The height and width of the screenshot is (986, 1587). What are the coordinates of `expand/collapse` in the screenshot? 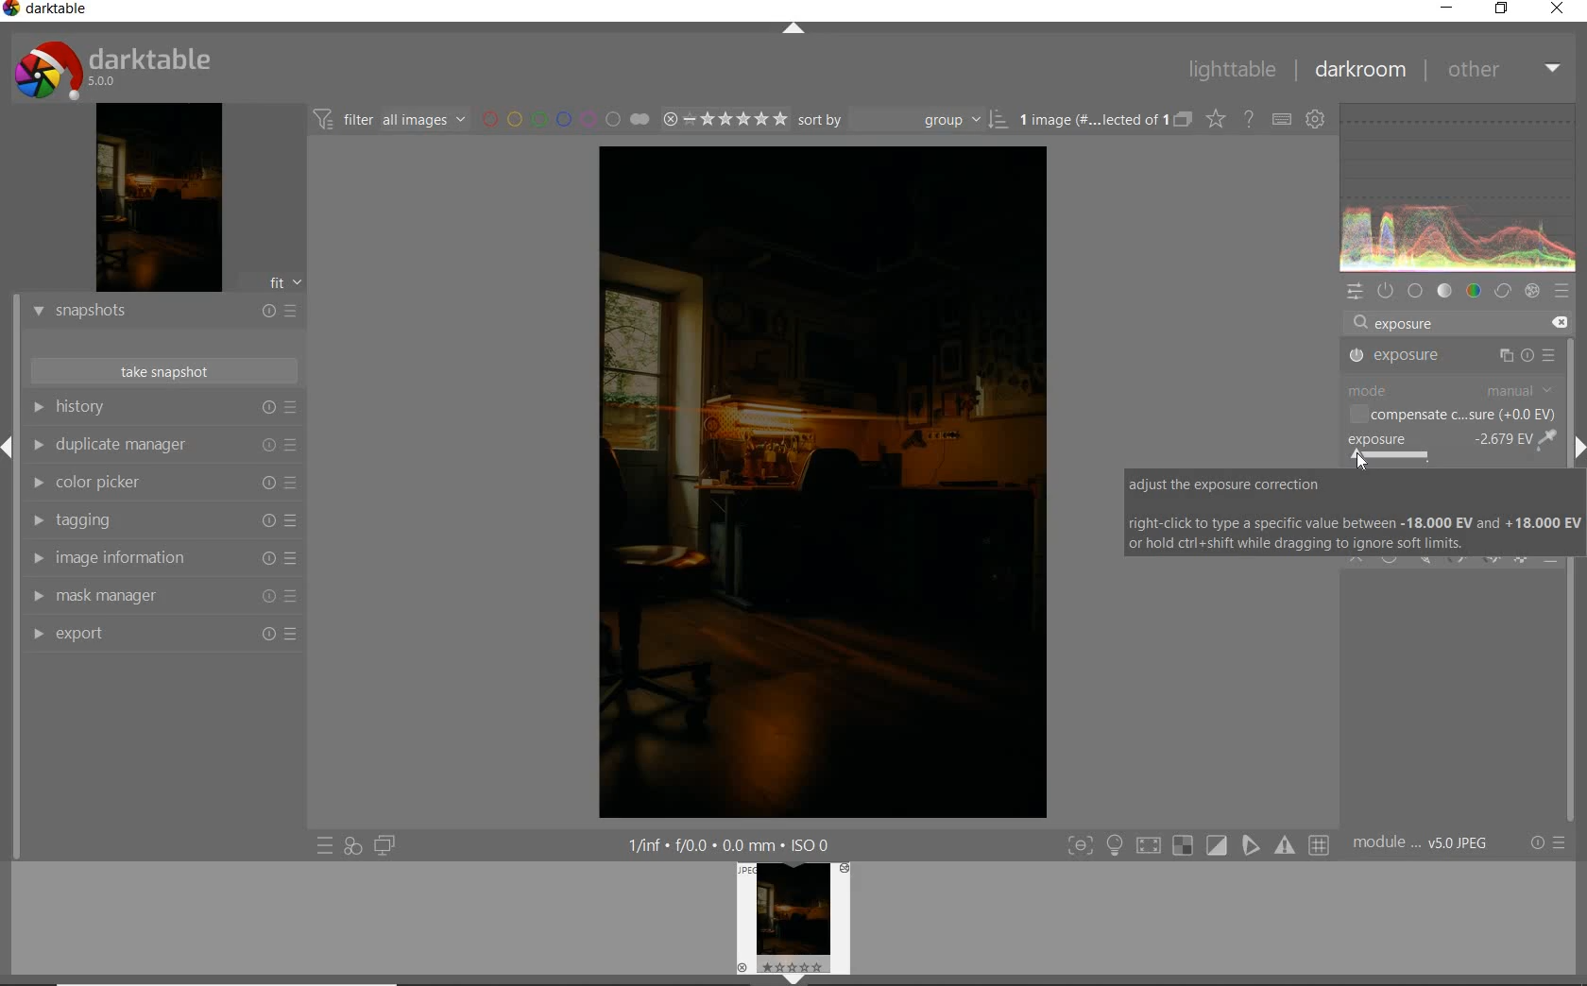 It's located at (793, 32).